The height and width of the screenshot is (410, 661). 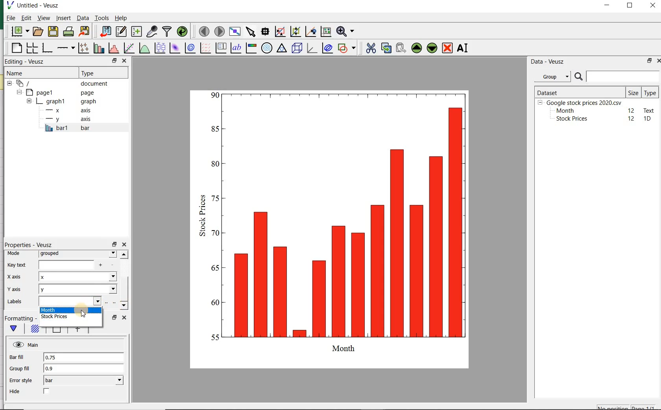 I want to click on plot box plots, so click(x=159, y=49).